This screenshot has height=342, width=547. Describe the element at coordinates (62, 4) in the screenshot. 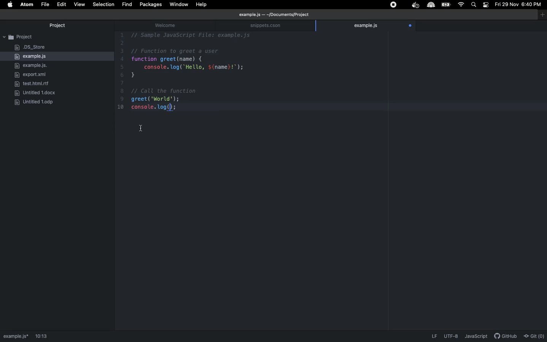

I see `Edit` at that location.